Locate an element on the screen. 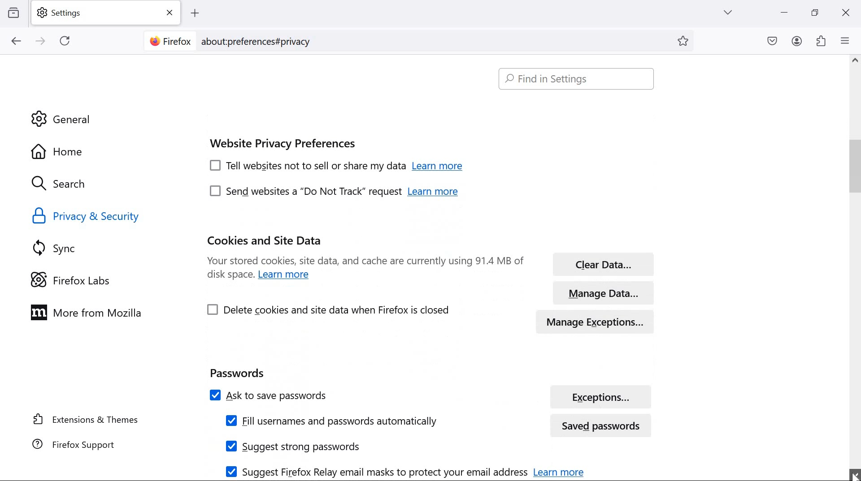 The width and height of the screenshot is (861, 481). manage exceptions is located at coordinates (596, 324).